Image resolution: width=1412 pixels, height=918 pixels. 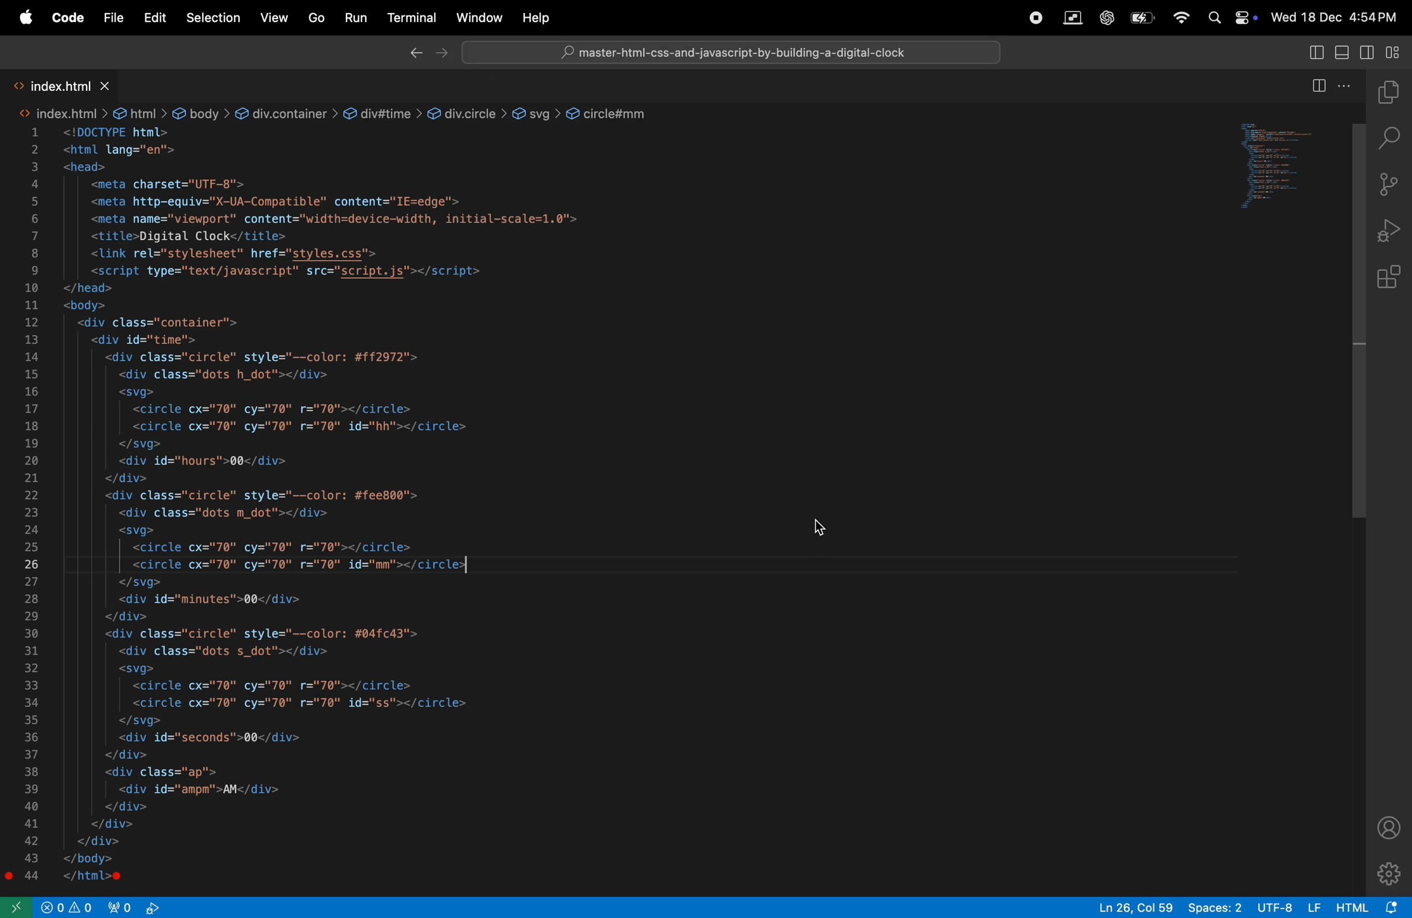 I want to click on cursor, so click(x=822, y=527).